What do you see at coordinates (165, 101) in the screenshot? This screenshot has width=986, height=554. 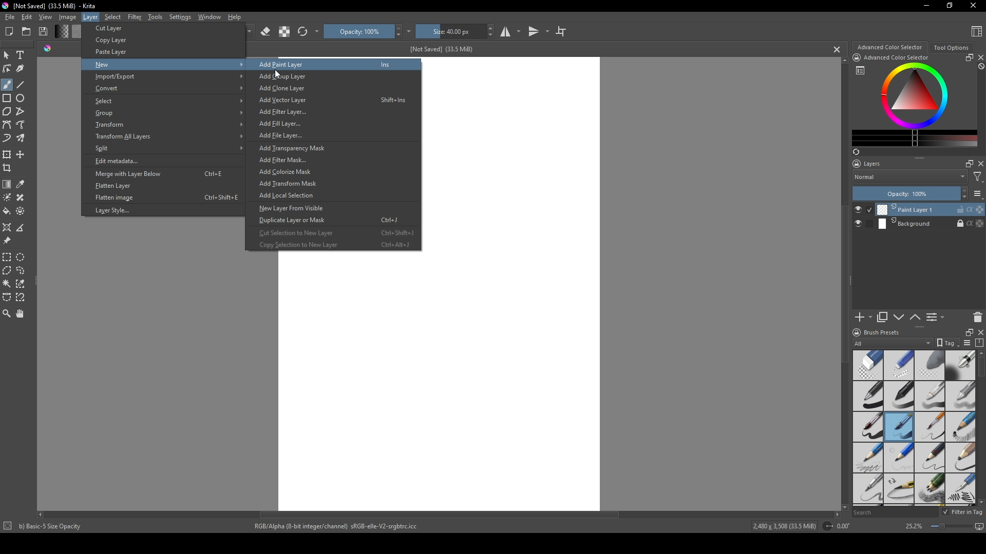 I see `Select` at bounding box center [165, 101].